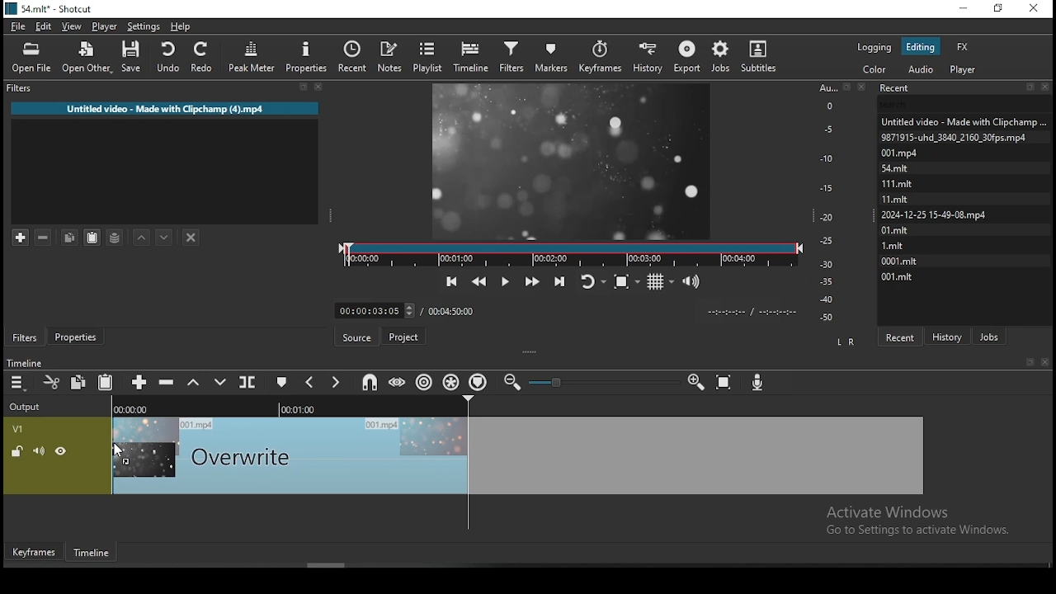 This screenshot has height=594, width=1056. I want to click on files, so click(897, 153).